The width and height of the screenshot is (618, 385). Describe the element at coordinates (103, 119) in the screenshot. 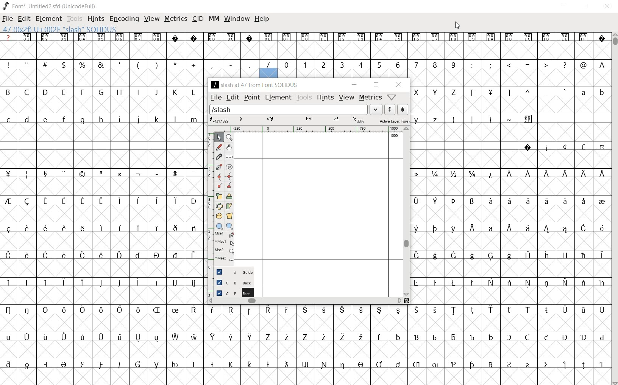

I see `small letters c-z` at that location.